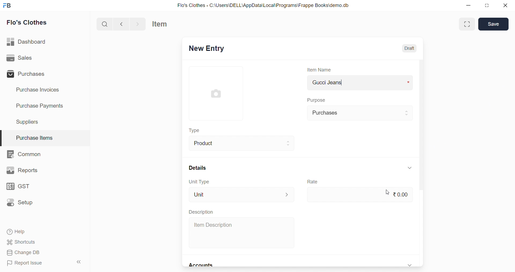 The image size is (515, 272). Describe the element at coordinates (359, 194) in the screenshot. I see `₹0.00` at that location.